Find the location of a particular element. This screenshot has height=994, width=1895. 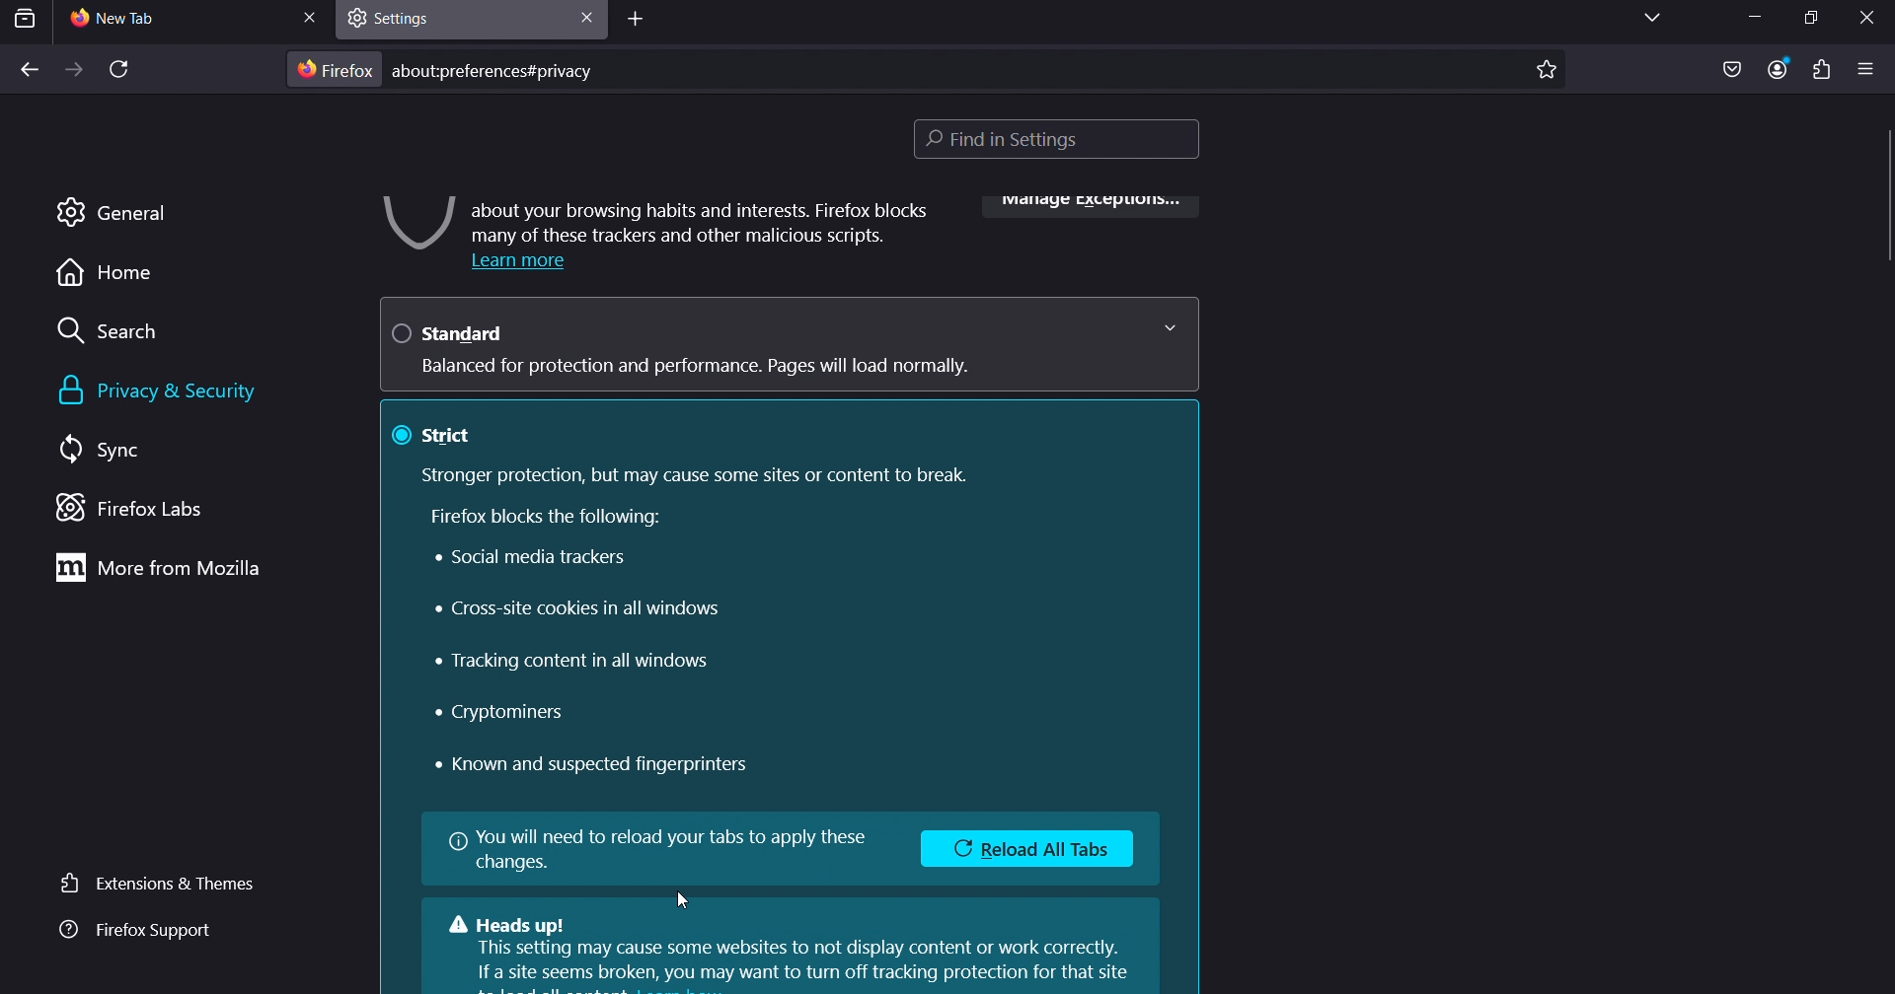

extensions is located at coordinates (1818, 70).